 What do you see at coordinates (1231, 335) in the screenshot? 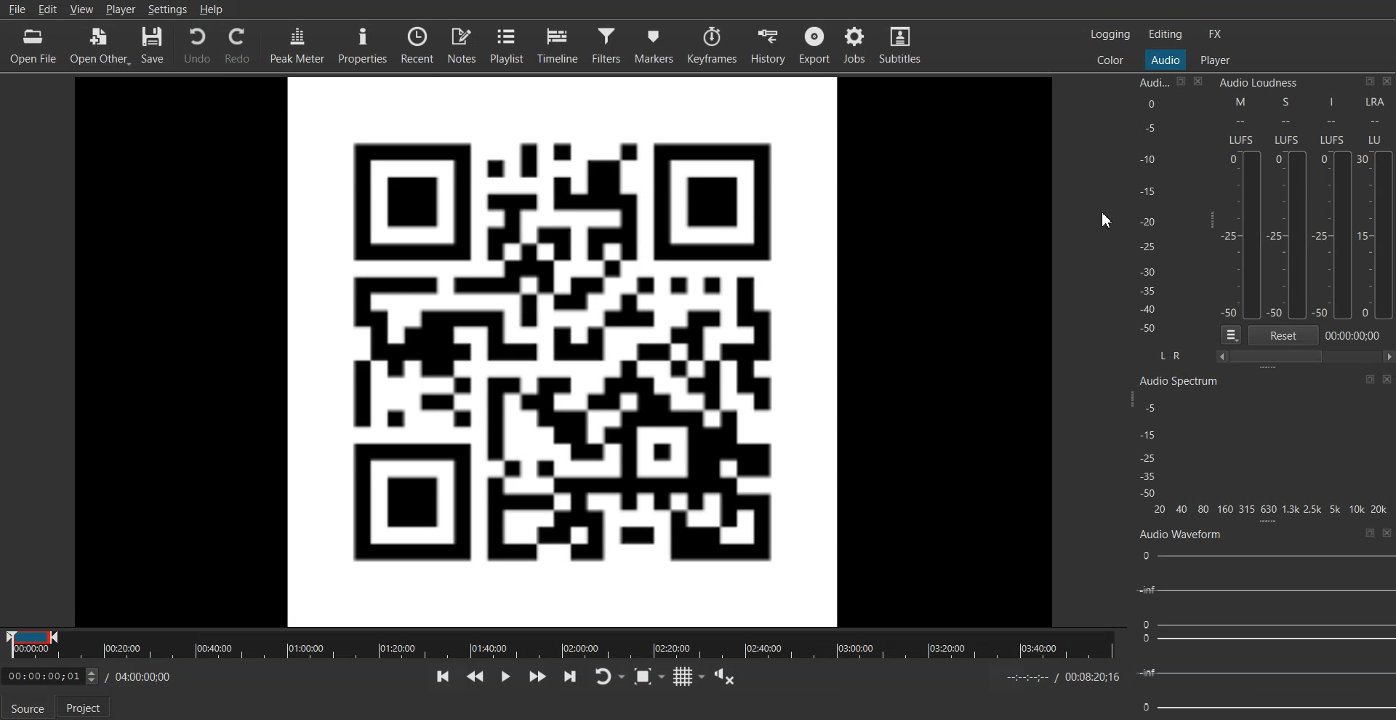
I see `Configure Graph` at bounding box center [1231, 335].